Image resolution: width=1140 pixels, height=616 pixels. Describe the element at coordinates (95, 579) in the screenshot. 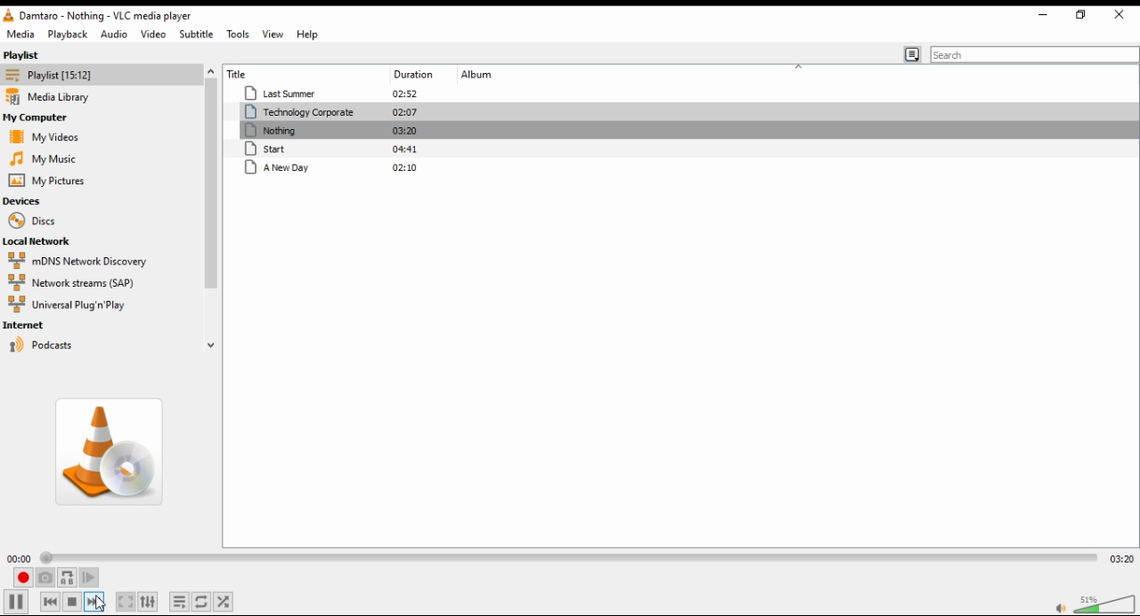

I see `frame by frame` at that location.